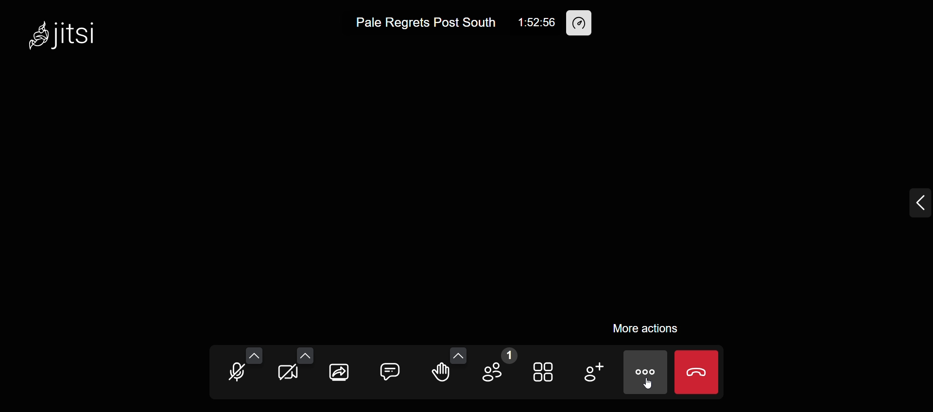 The height and width of the screenshot is (412, 933). Describe the element at coordinates (592, 371) in the screenshot. I see `add participants` at that location.